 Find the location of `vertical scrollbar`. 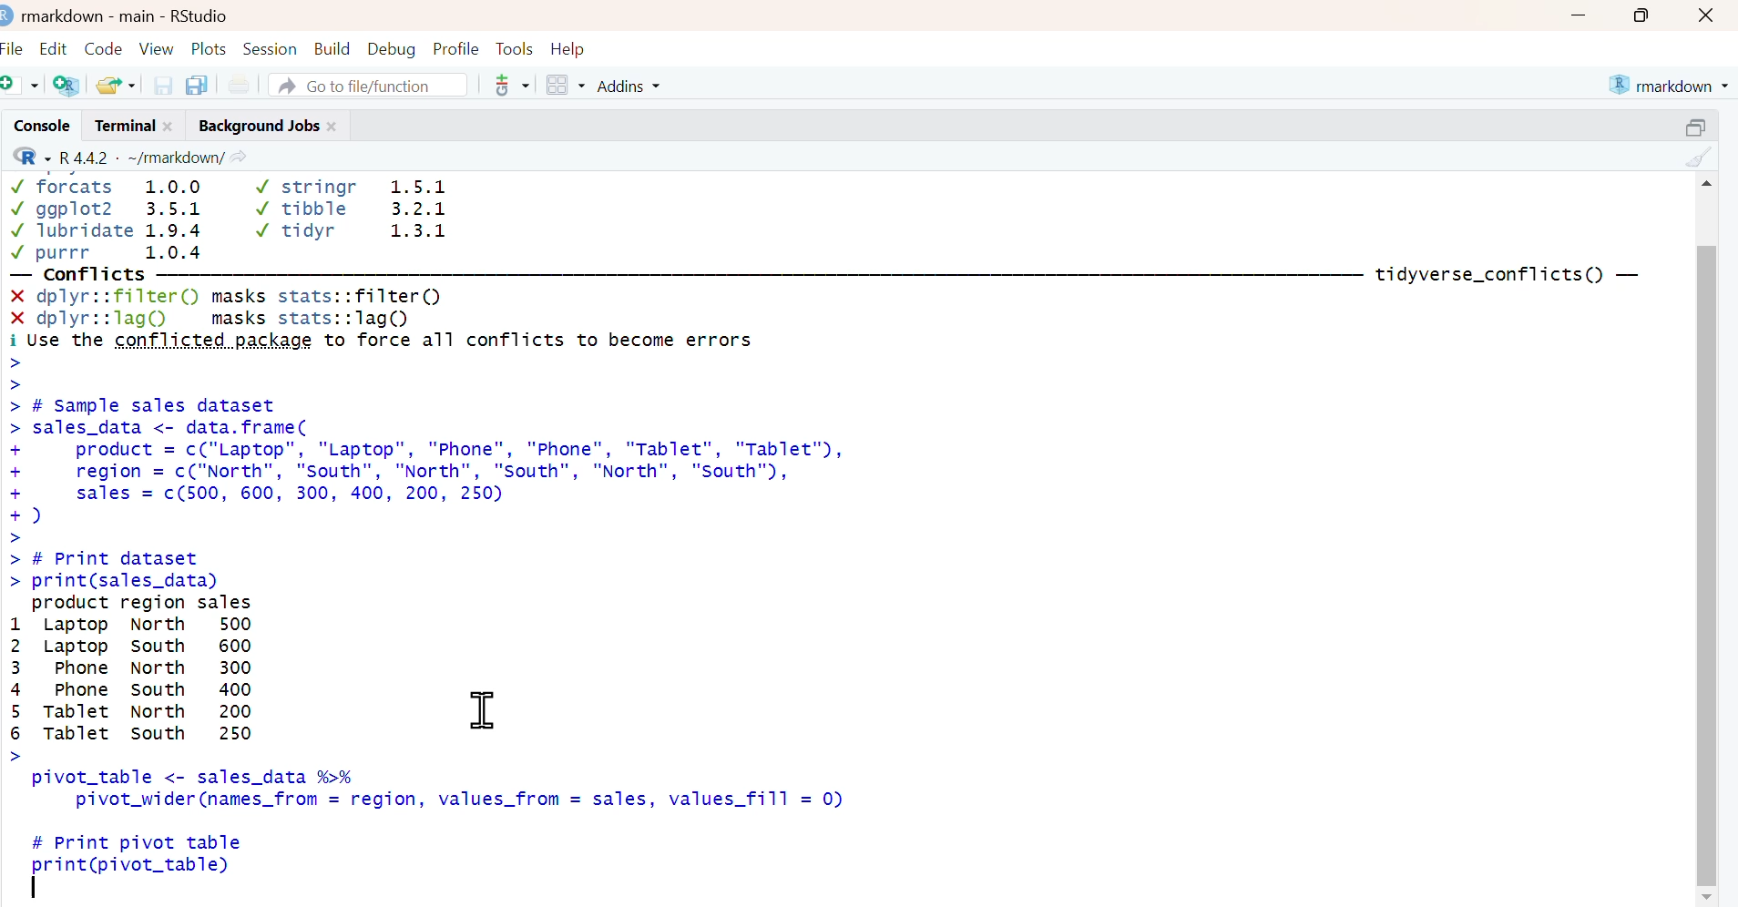

vertical scrollbar is located at coordinates (1706, 565).